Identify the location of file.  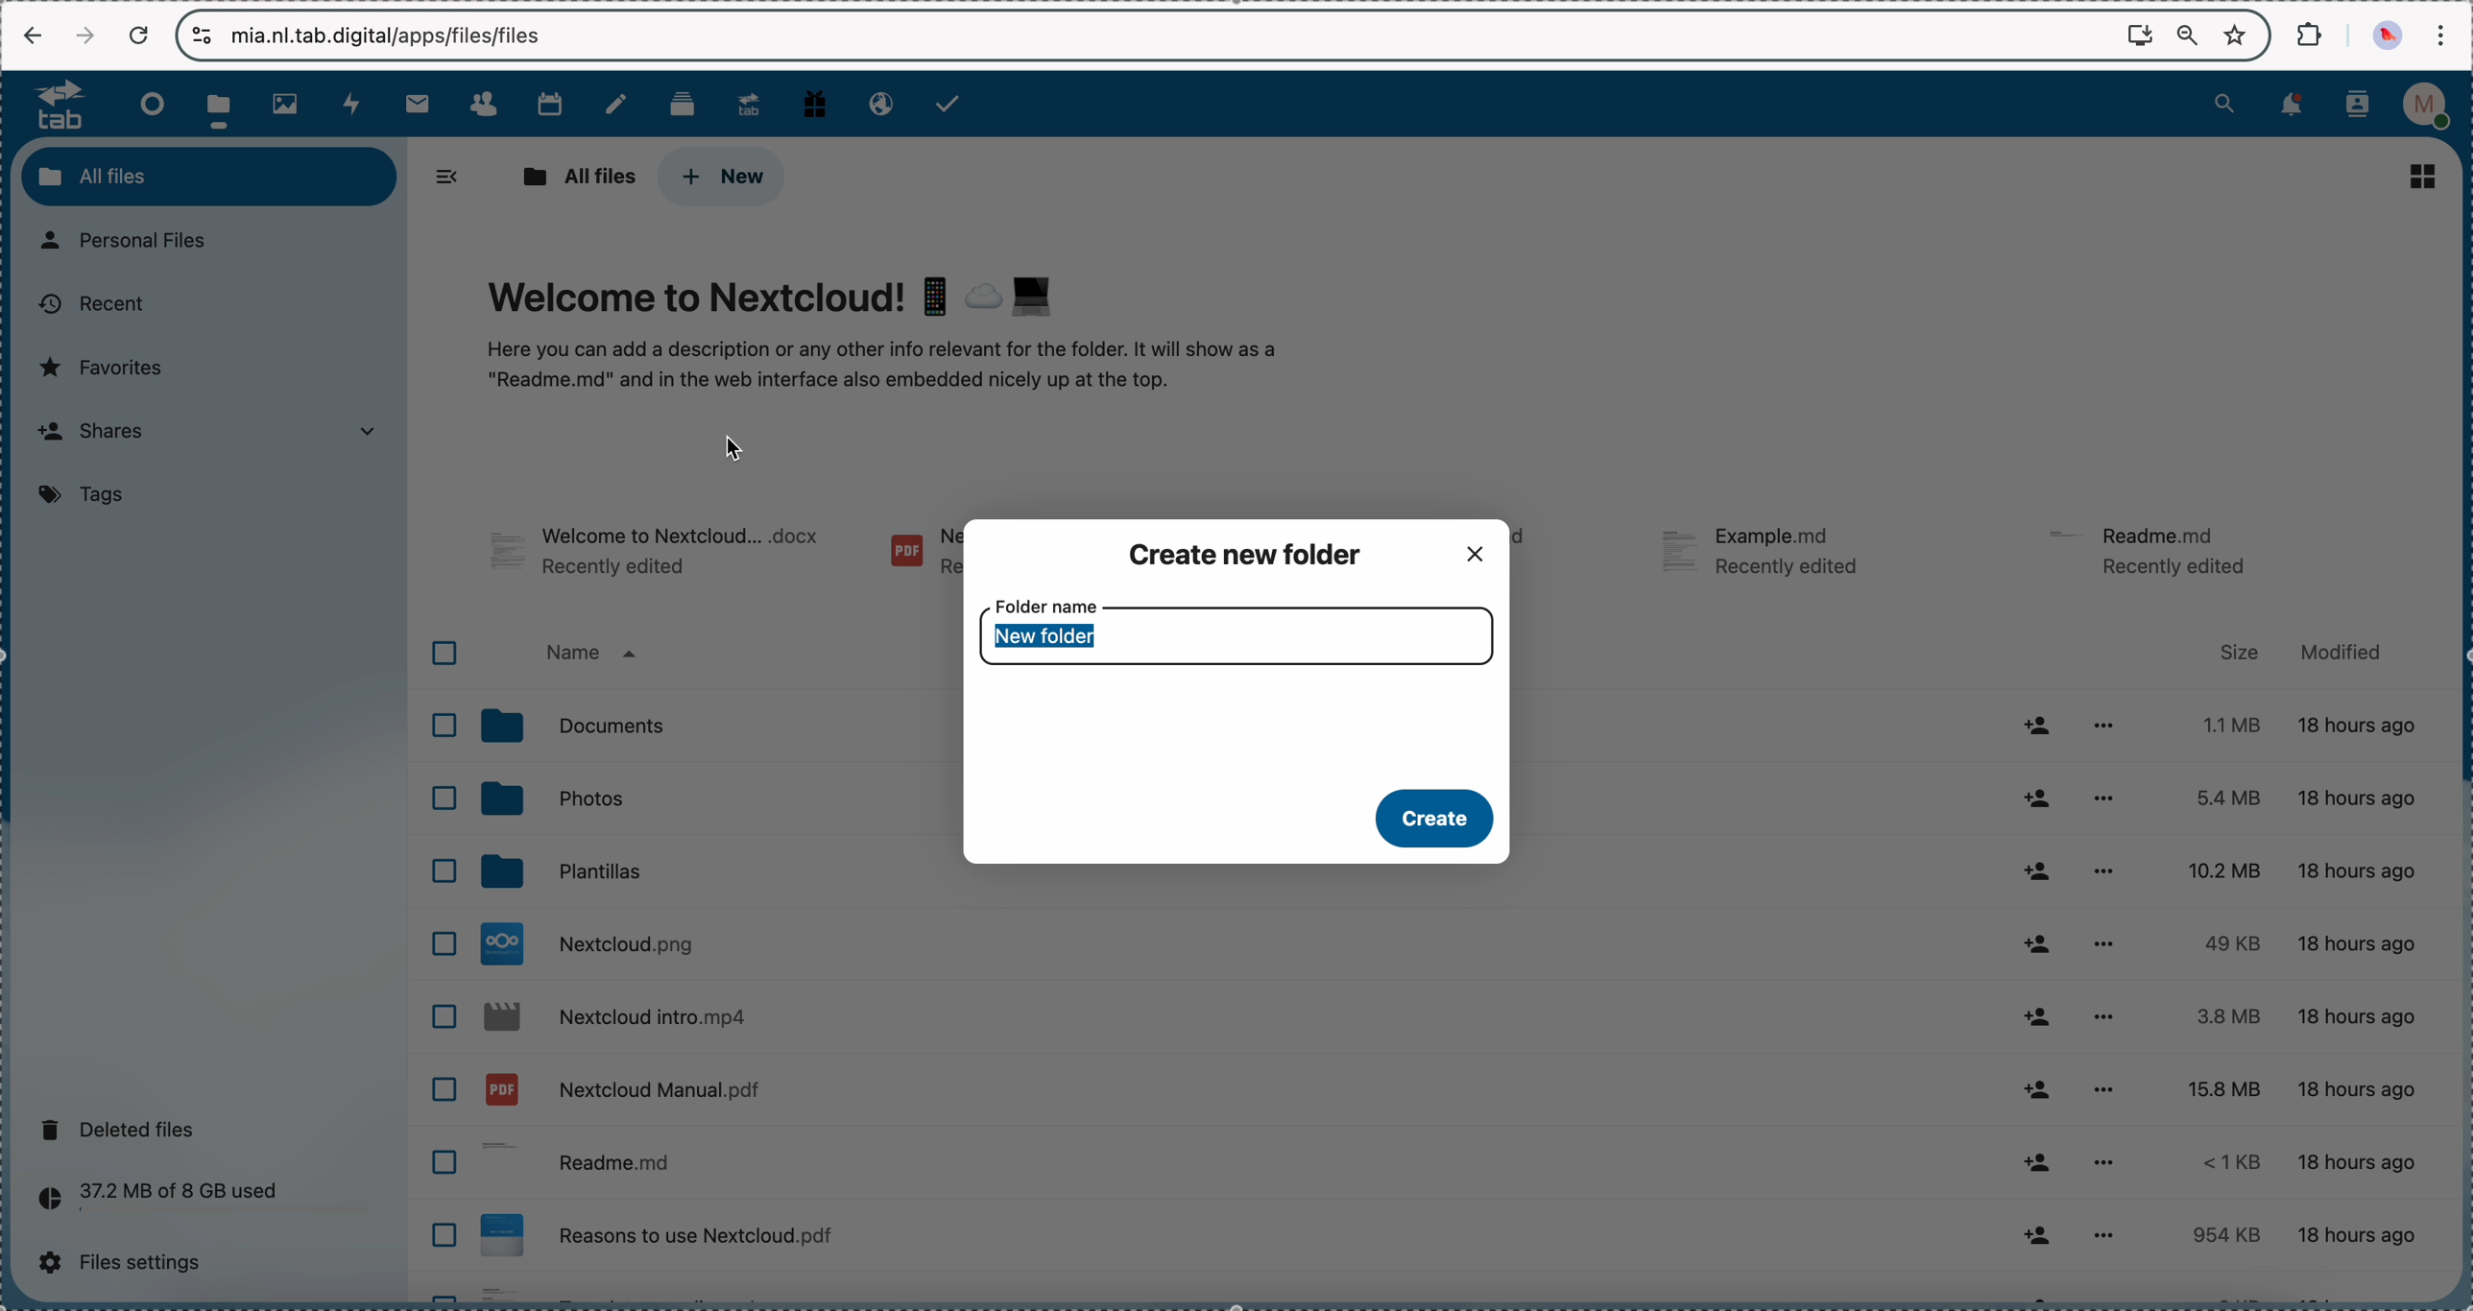
(1540, 552).